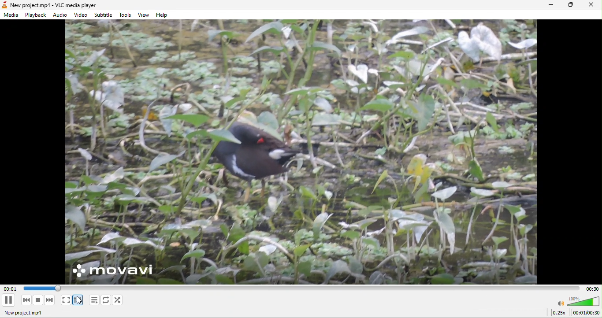 This screenshot has height=318, width=602. I want to click on view, so click(143, 15).